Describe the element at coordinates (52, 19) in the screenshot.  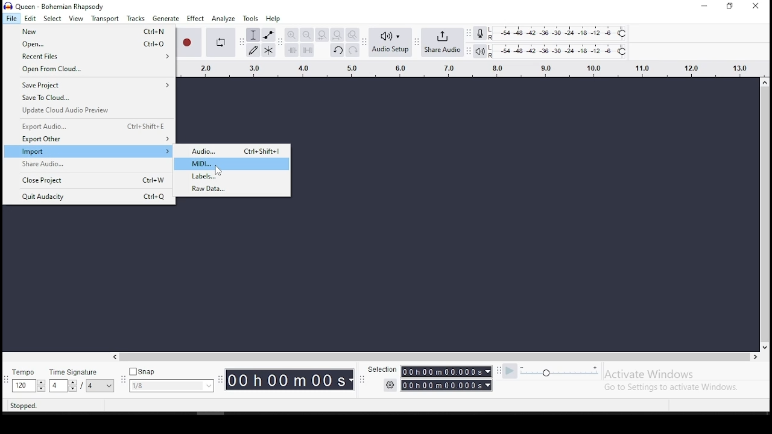
I see `select` at that location.